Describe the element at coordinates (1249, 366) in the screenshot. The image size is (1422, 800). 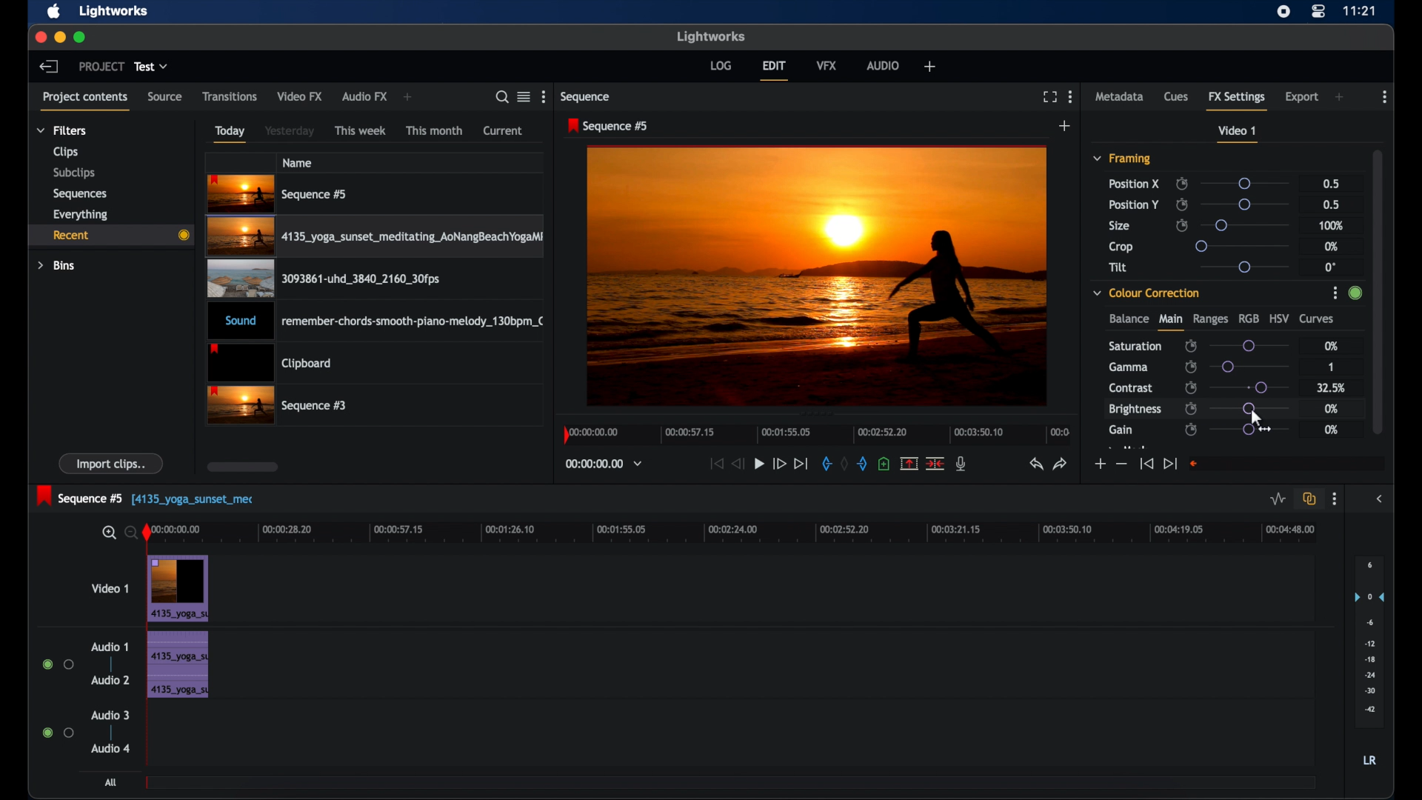
I see `slider` at that location.